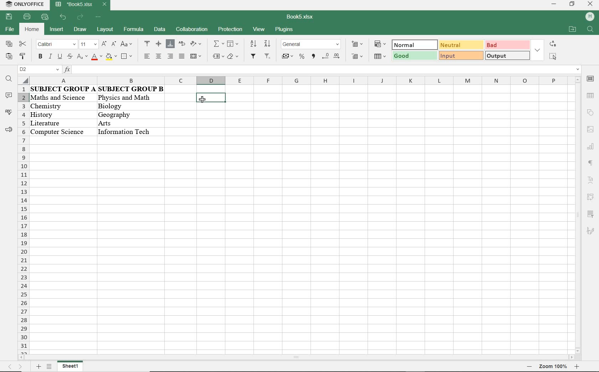  I want to click on sign, so click(590, 131).